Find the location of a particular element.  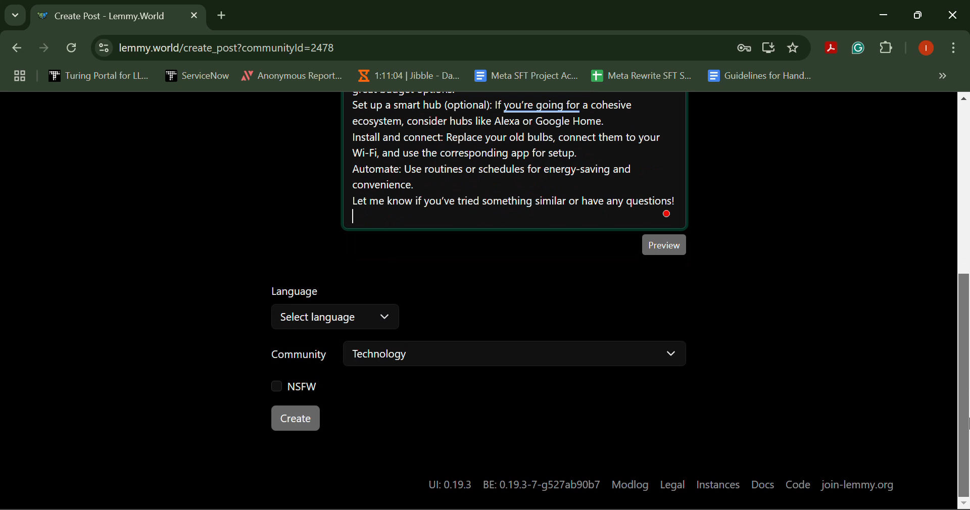

Meta SFT Project is located at coordinates (527, 75).